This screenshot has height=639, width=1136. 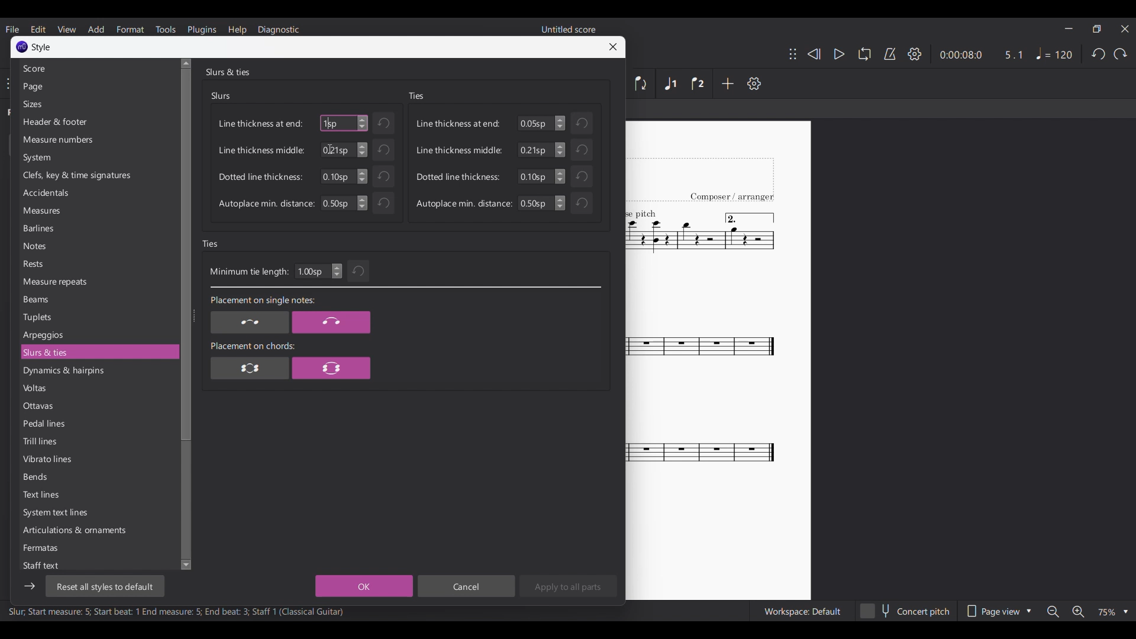 I want to click on Workspace: Default, so click(x=802, y=611).